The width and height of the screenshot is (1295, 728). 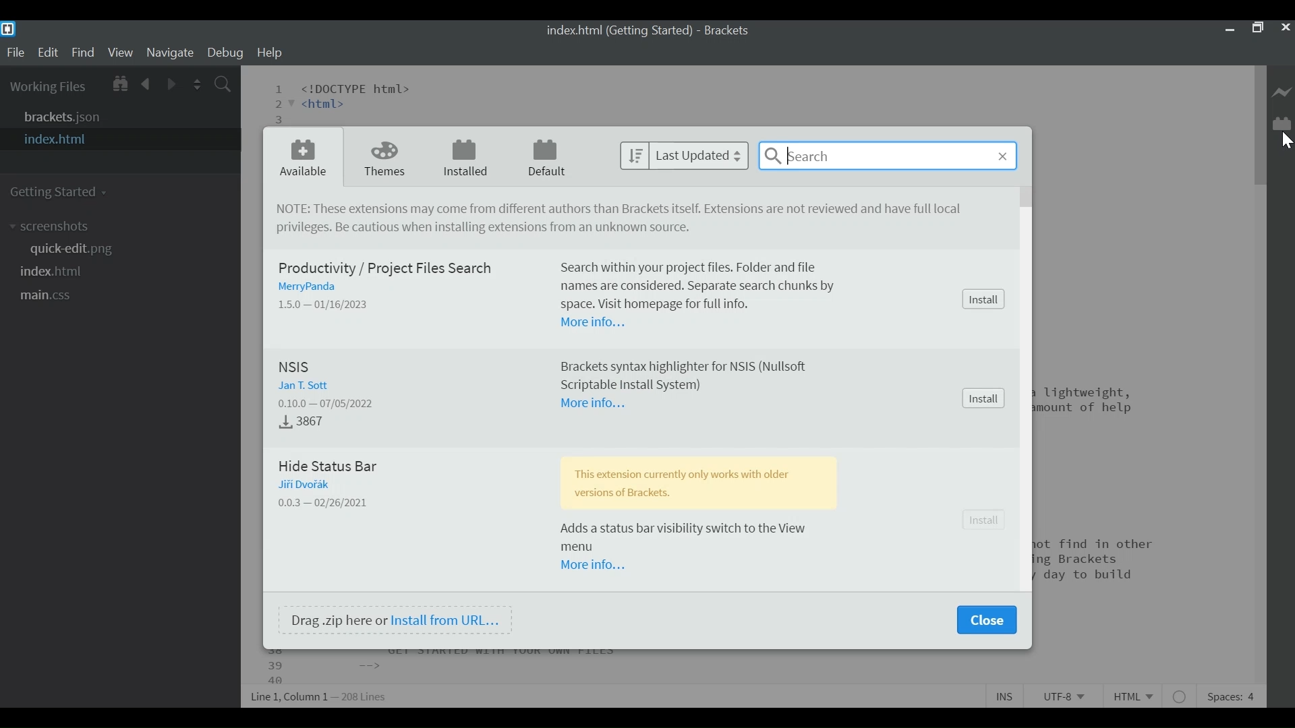 I want to click on Available, so click(x=301, y=158).